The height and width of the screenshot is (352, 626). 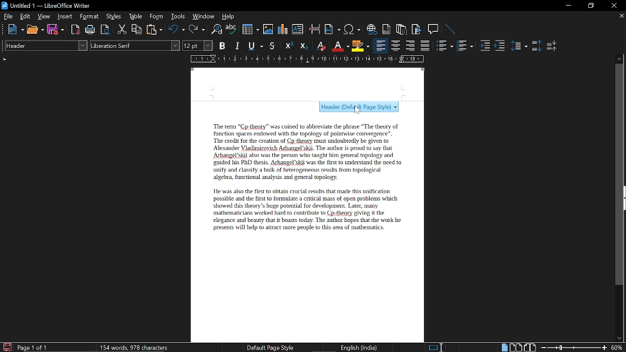 What do you see at coordinates (411, 45) in the screenshot?
I see `Align right` at bounding box center [411, 45].